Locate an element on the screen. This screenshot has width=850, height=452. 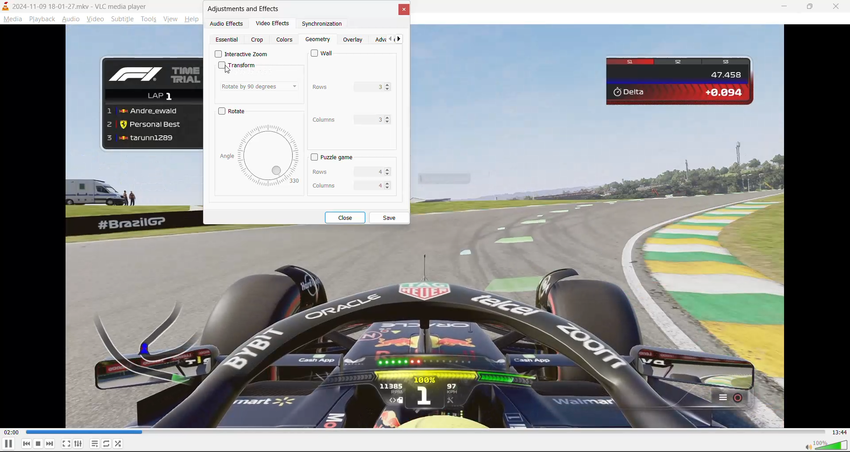
decrease is located at coordinates (389, 122).